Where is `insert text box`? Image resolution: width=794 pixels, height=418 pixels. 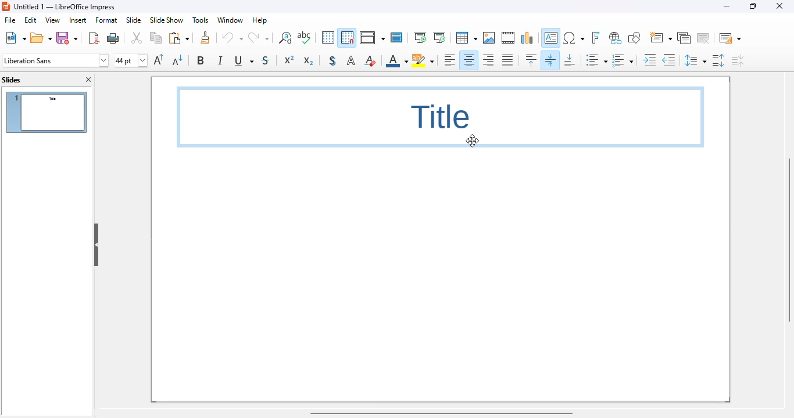 insert text box is located at coordinates (551, 38).